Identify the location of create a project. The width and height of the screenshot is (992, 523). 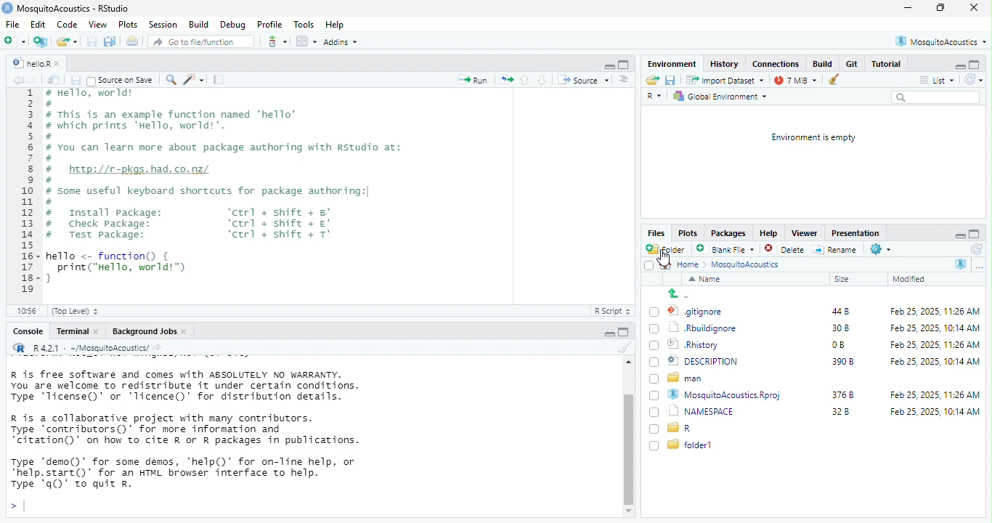
(41, 41).